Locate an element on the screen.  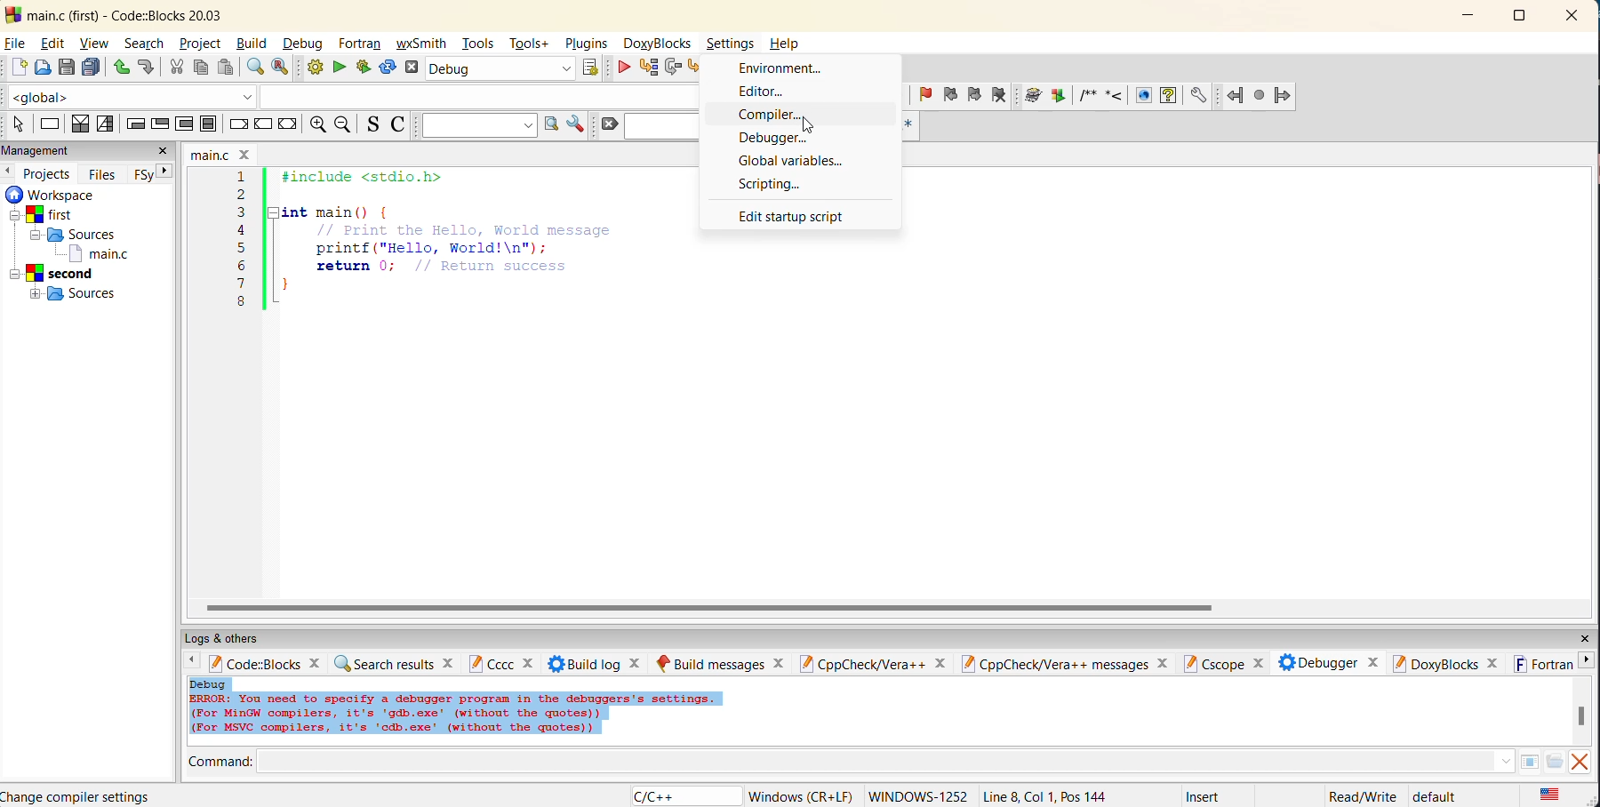
new is located at coordinates (15, 68).